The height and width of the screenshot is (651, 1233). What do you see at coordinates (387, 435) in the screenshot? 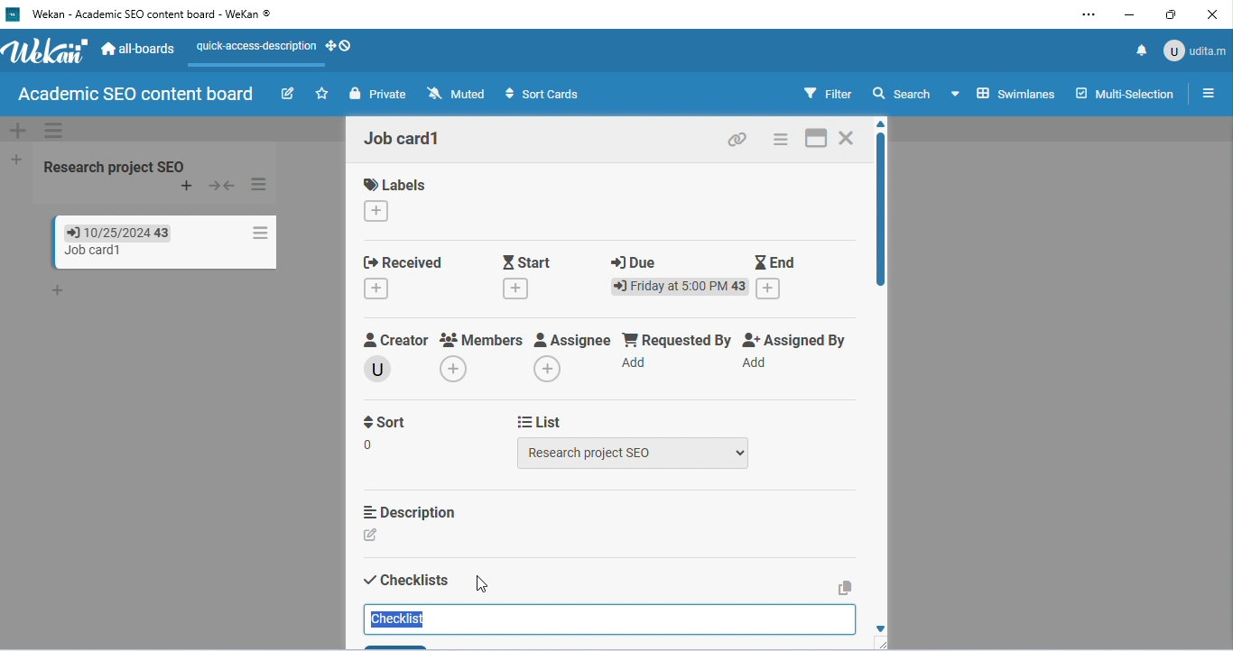
I see `sort` at bounding box center [387, 435].